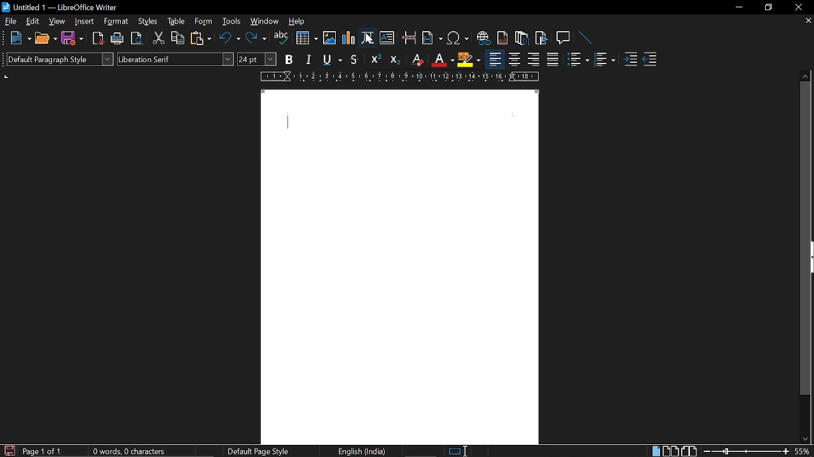  What do you see at coordinates (307, 37) in the screenshot?
I see `insert table` at bounding box center [307, 37].